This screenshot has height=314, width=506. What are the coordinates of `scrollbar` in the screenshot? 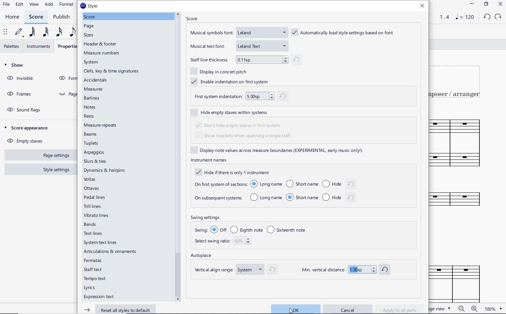 It's located at (178, 156).